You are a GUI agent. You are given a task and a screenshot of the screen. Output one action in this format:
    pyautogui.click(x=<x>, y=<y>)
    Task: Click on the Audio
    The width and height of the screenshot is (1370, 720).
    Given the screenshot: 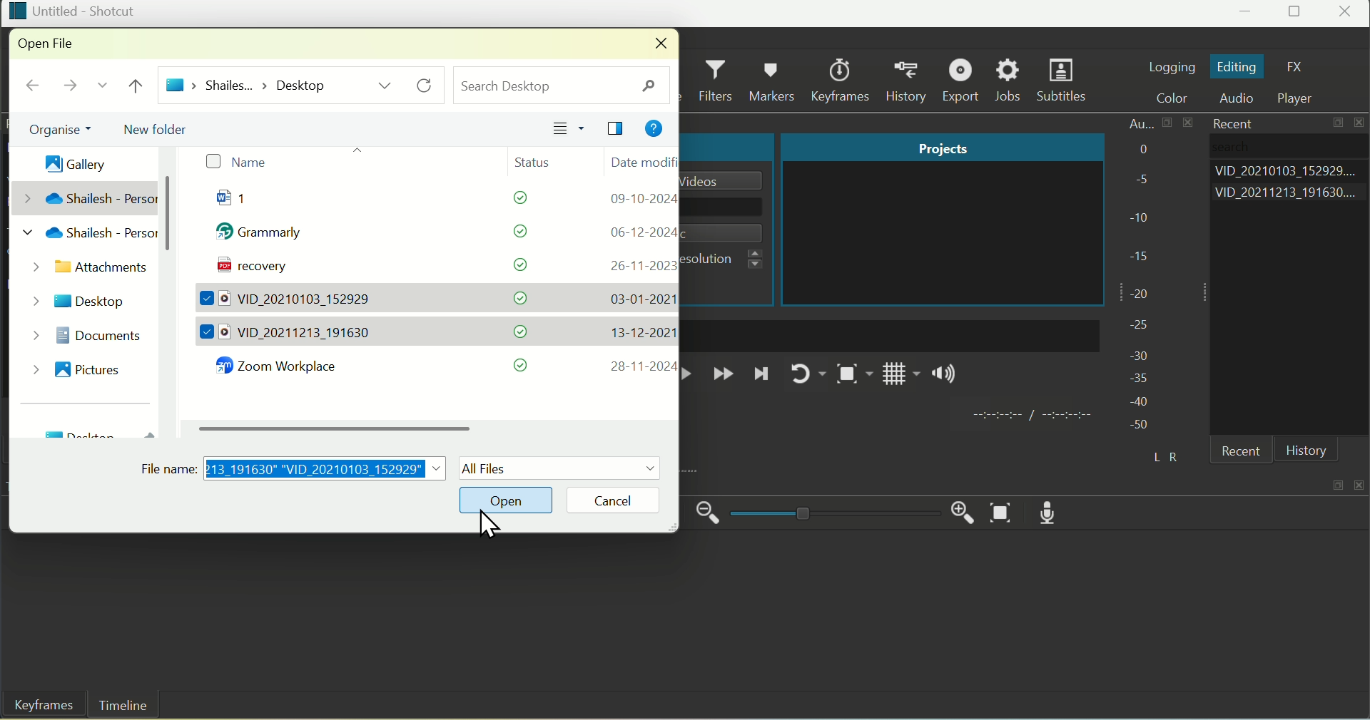 What is the action you would take?
    pyautogui.click(x=1242, y=99)
    